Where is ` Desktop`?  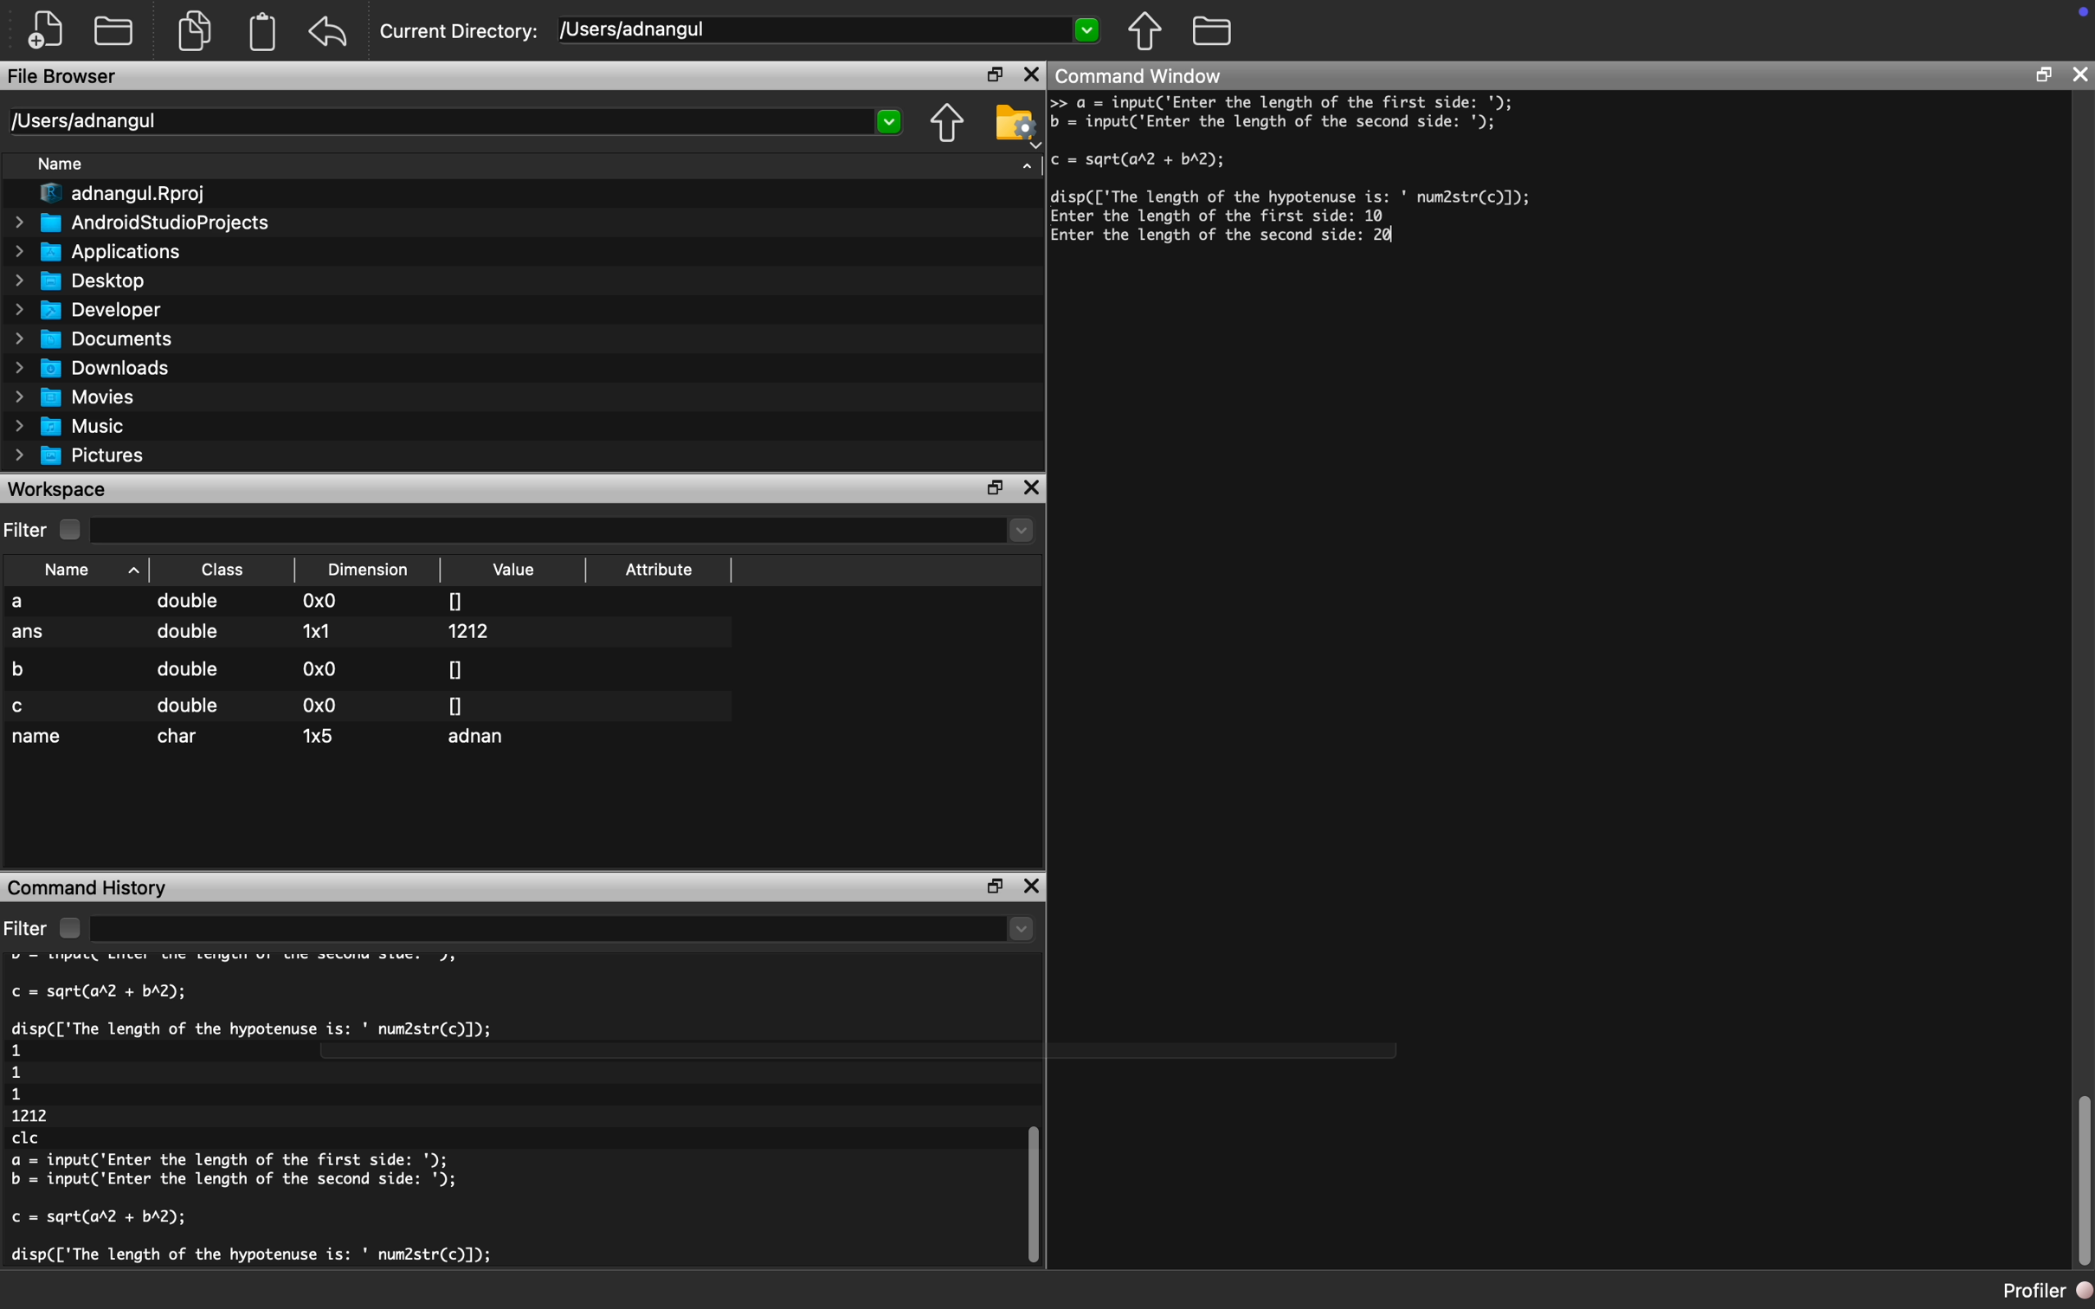
 Desktop is located at coordinates (90, 279).